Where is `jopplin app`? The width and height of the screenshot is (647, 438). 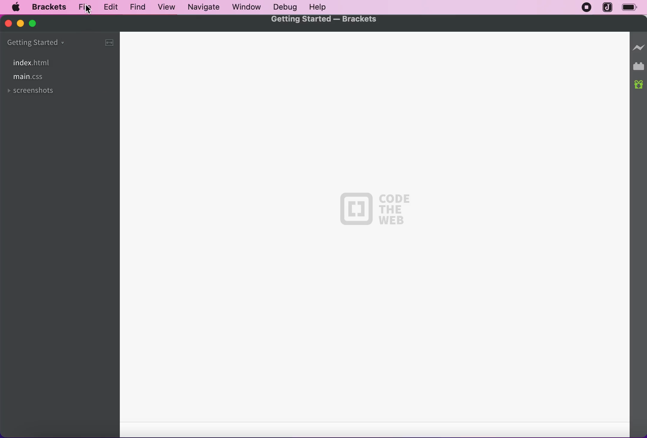 jopplin app is located at coordinates (608, 8).